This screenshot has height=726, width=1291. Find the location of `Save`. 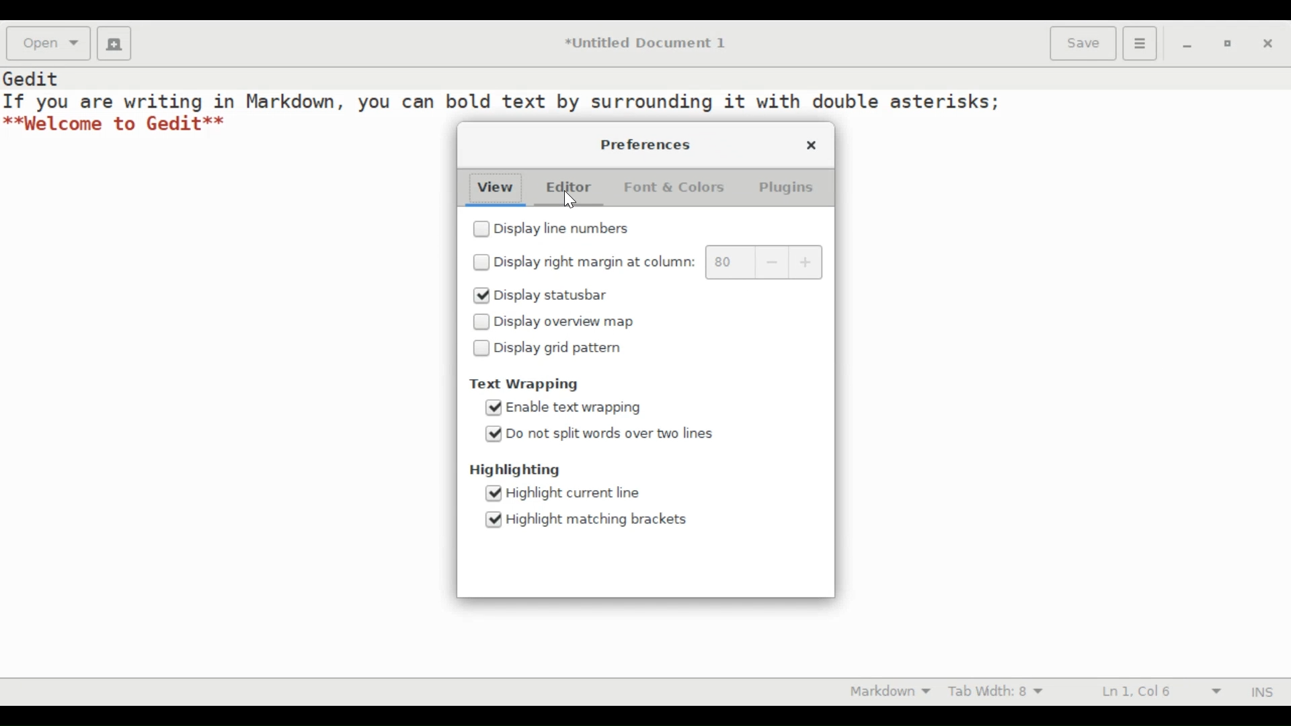

Save is located at coordinates (1083, 44).